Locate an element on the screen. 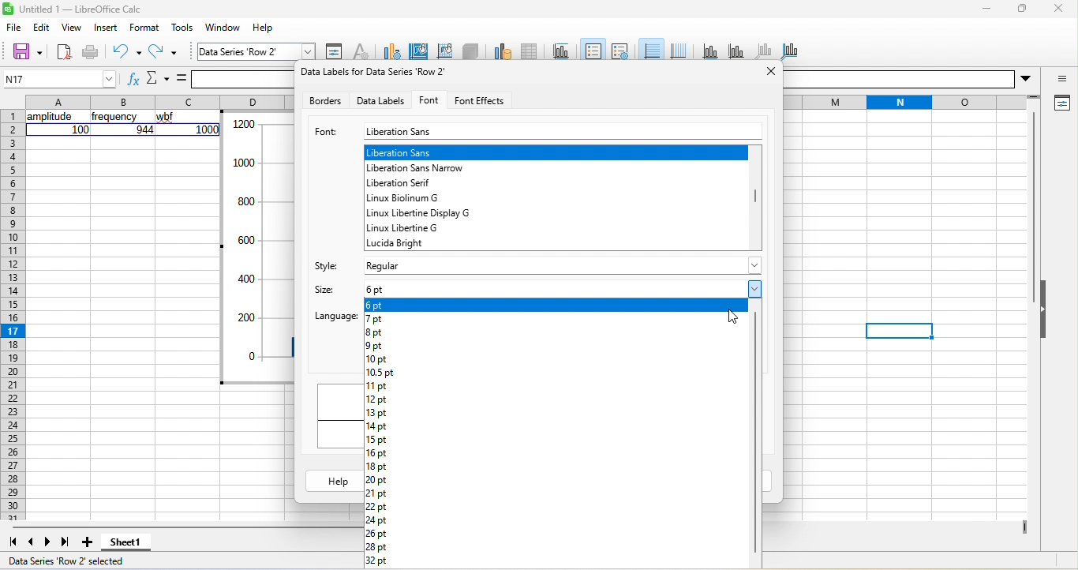  11 pt is located at coordinates (376, 386).